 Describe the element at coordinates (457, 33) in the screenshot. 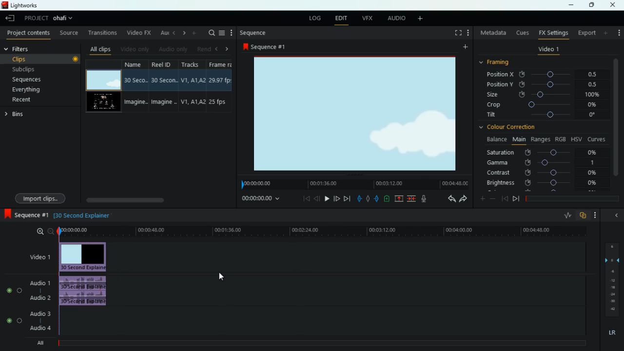

I see `full screen` at that location.